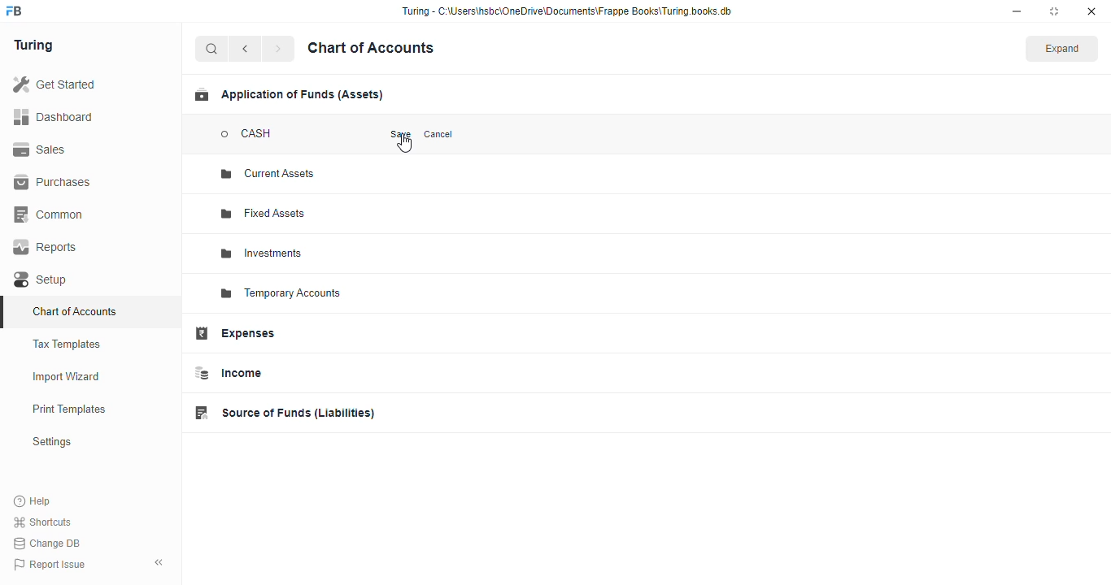 Image resolution: width=1111 pixels, height=585 pixels. I want to click on logo, so click(15, 11).